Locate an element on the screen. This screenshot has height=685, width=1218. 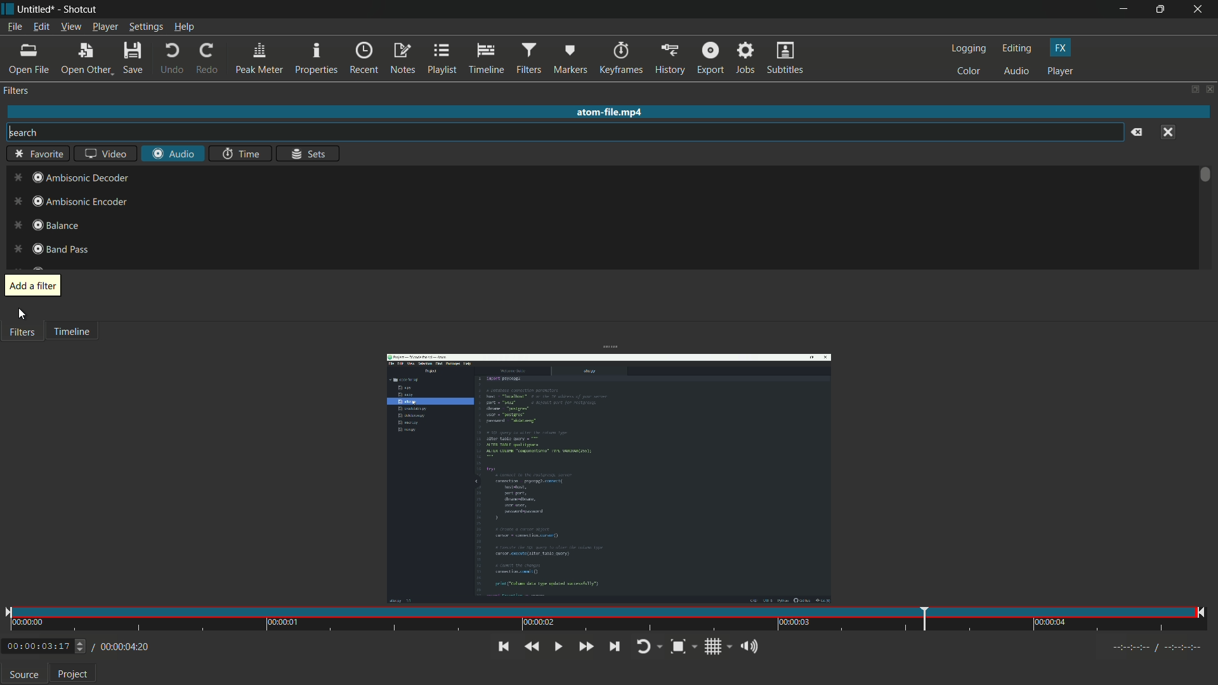
scroll bar is located at coordinates (1205, 174).